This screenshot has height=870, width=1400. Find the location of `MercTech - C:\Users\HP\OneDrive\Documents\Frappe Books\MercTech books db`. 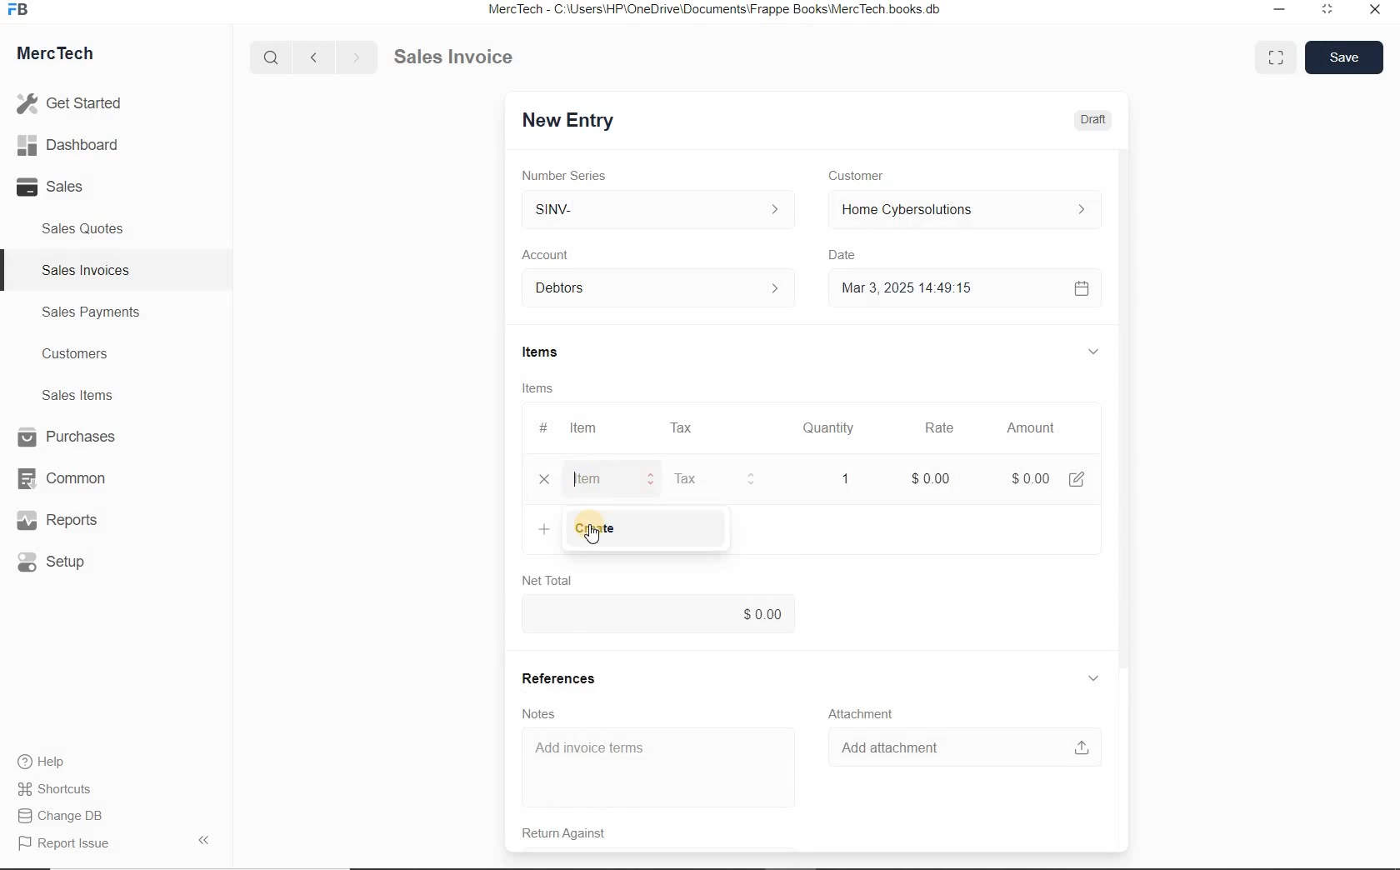

MercTech - C:\Users\HP\OneDrive\Documents\Frappe Books\MercTech books db is located at coordinates (717, 10).